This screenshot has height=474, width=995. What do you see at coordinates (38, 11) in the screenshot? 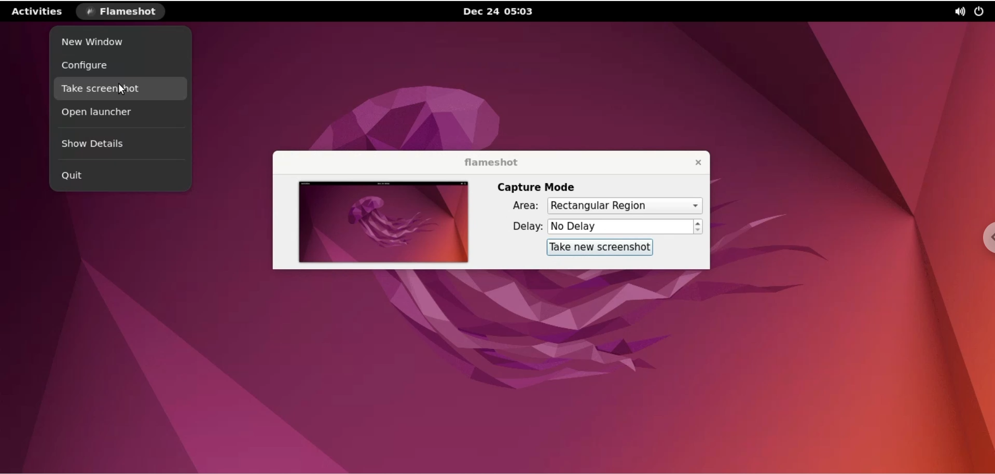
I see `activities ` at bounding box center [38, 11].